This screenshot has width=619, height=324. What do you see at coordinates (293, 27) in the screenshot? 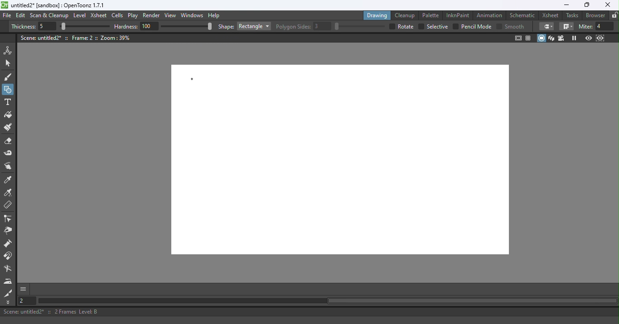
I see `Polygon slides` at bounding box center [293, 27].